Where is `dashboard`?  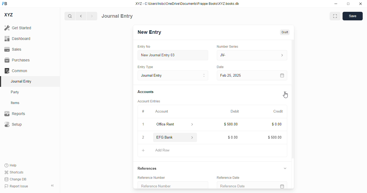 dashboard is located at coordinates (18, 39).